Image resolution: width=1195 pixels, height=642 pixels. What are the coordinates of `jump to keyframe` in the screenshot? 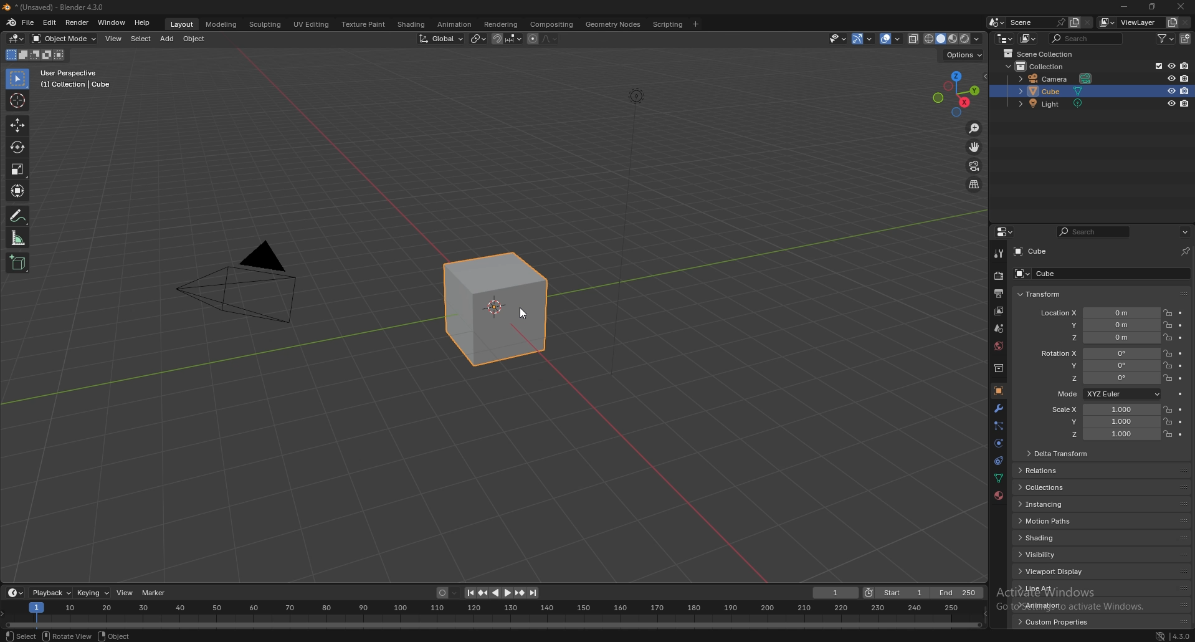 It's located at (520, 592).